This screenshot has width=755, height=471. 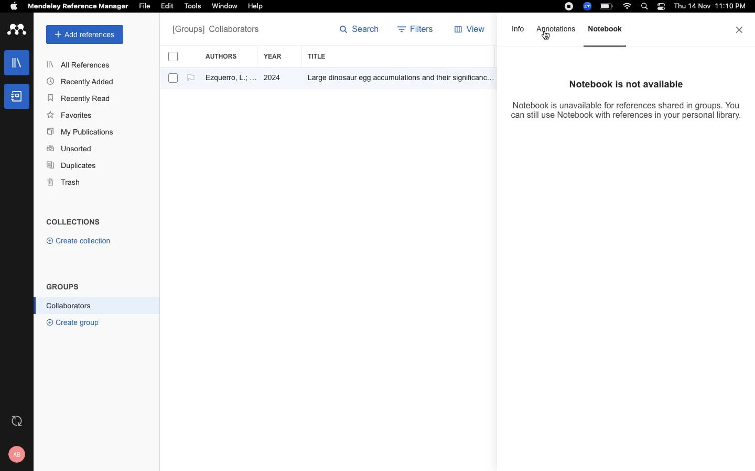 I want to click on checkboxes, so click(x=169, y=69).